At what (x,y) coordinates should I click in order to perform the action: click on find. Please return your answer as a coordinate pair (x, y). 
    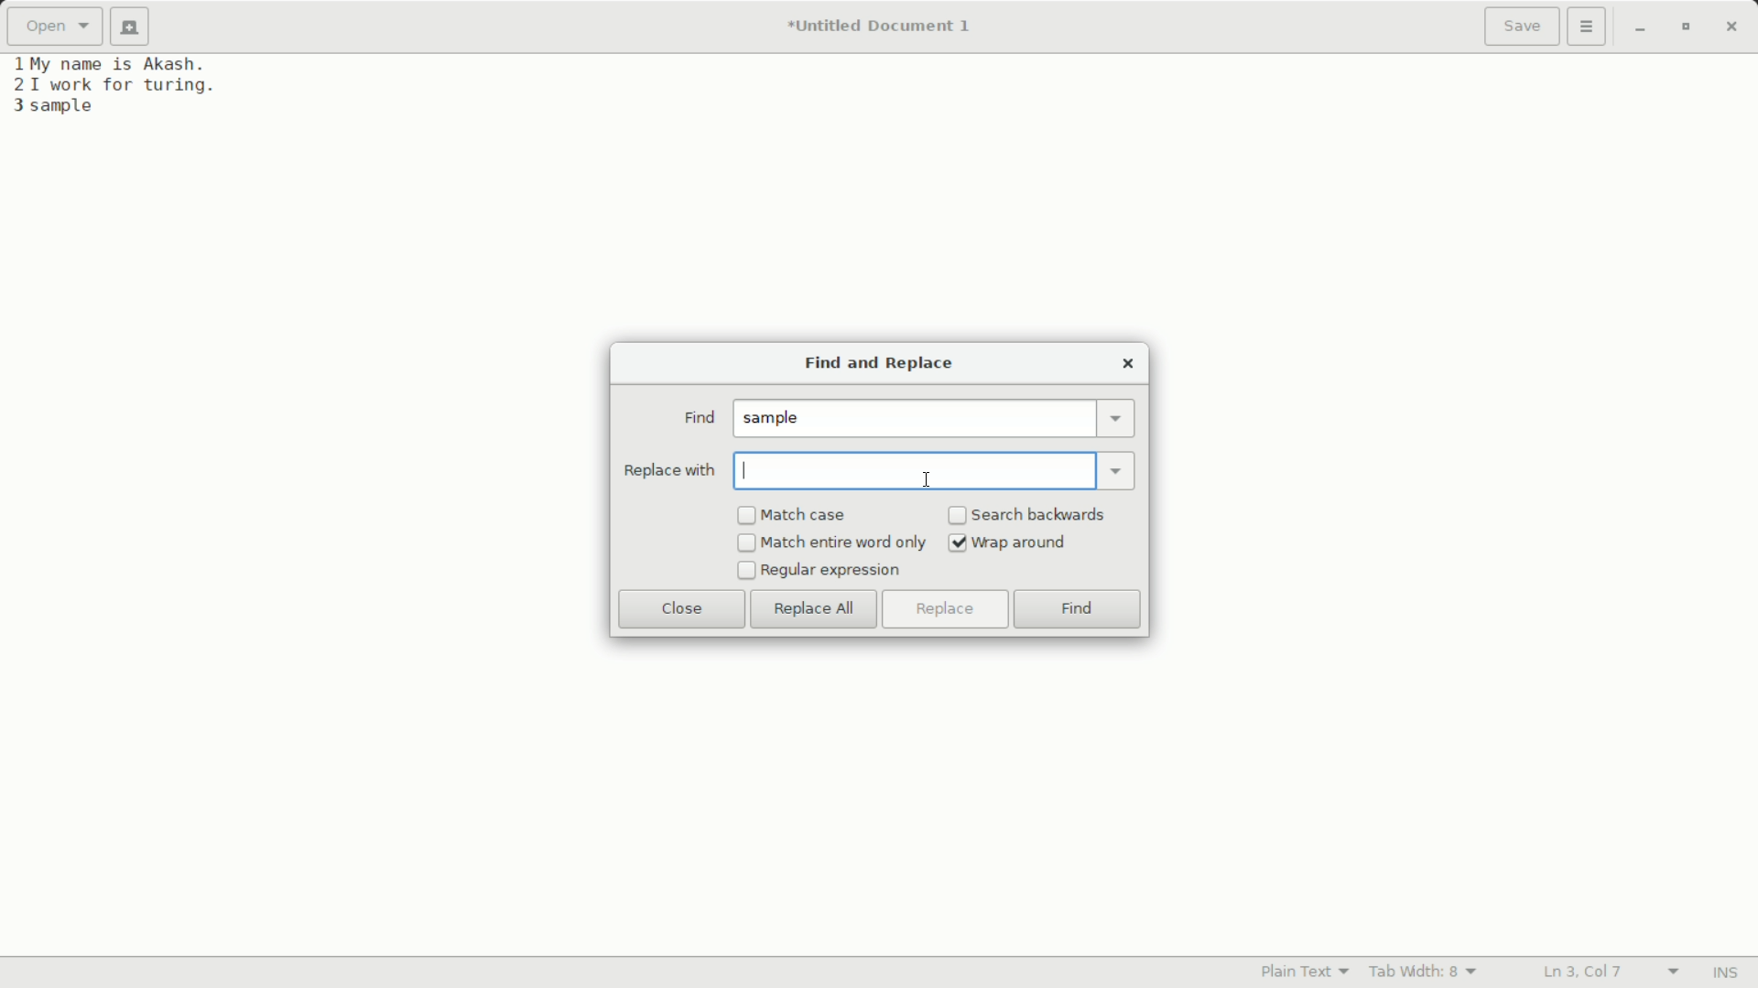
    Looking at the image, I should click on (1078, 611).